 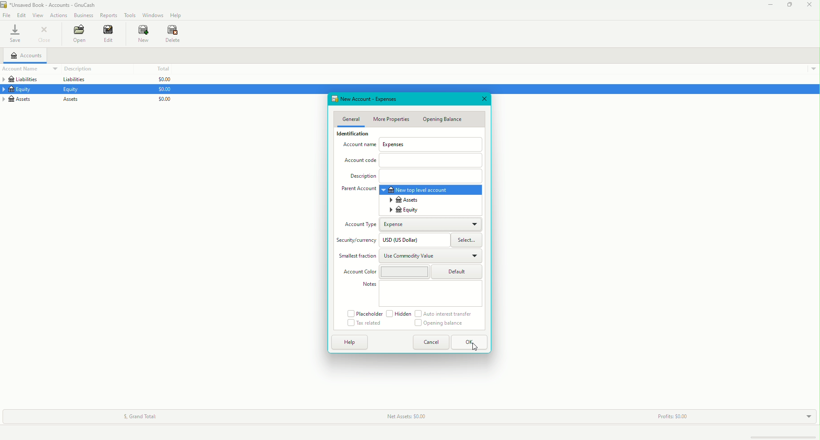 I want to click on Account Name, so click(x=25, y=69).